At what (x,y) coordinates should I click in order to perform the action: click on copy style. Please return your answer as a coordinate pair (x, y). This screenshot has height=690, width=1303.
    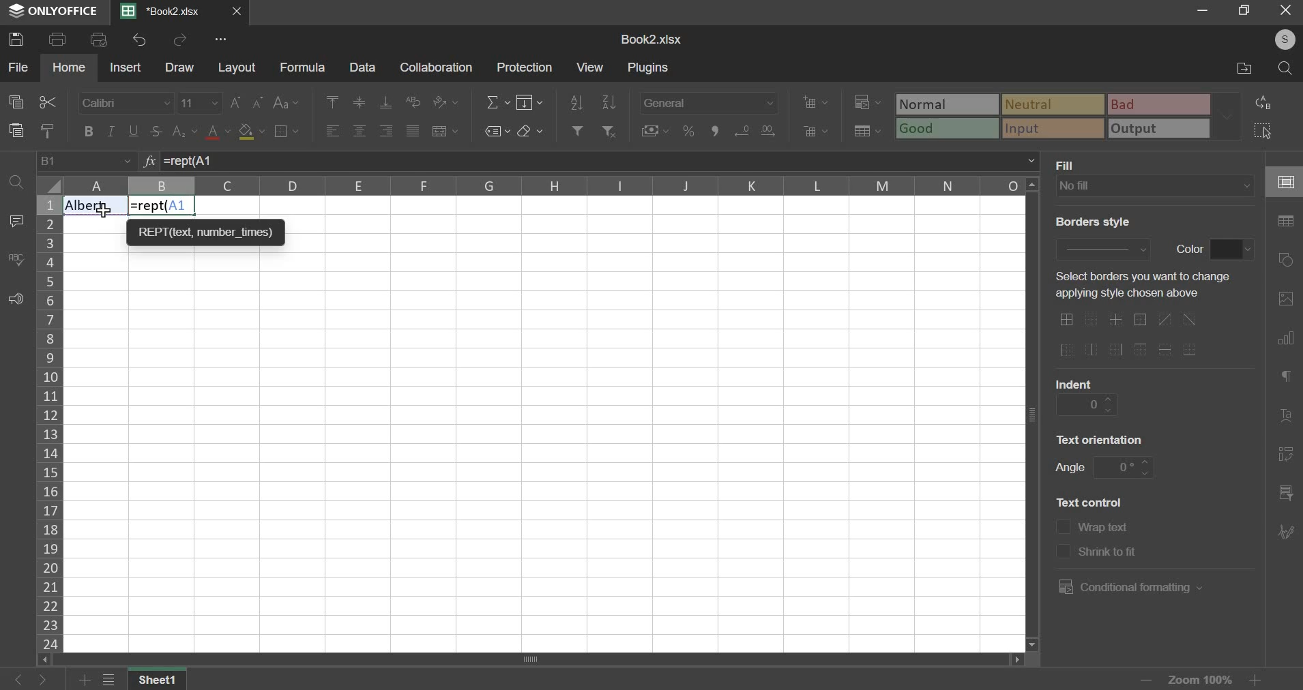
    Looking at the image, I should click on (46, 130).